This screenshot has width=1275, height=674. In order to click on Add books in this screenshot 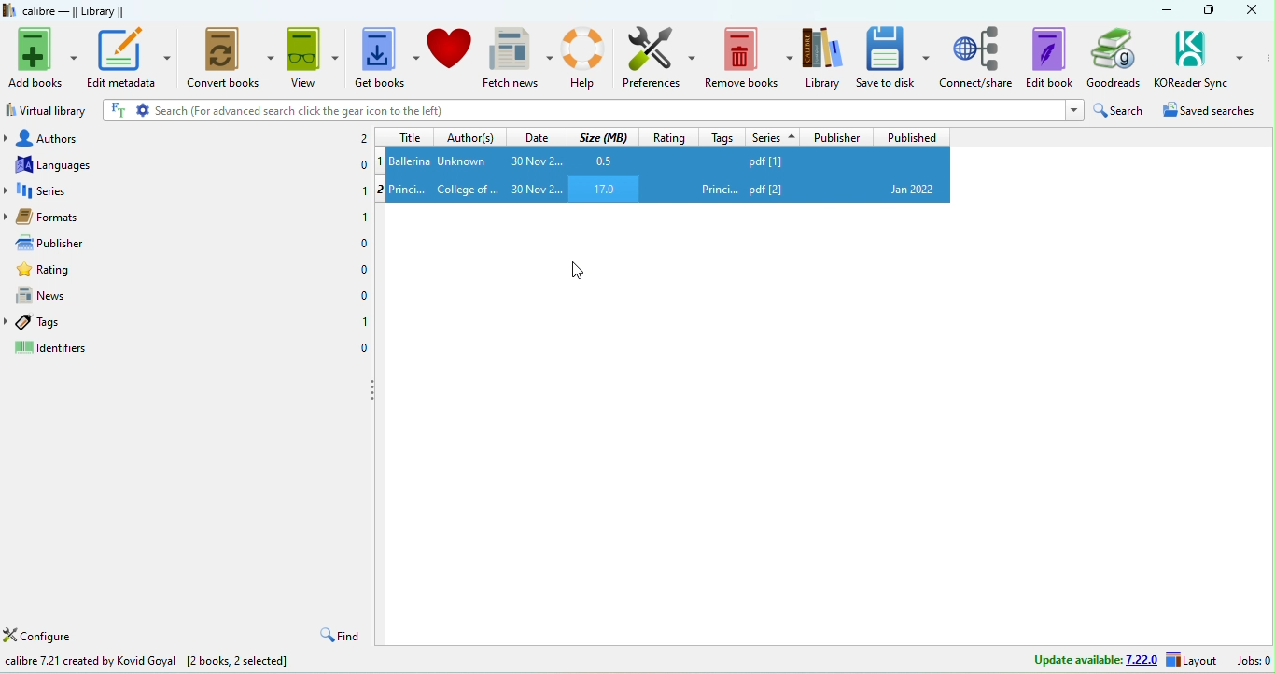, I will do `click(40, 57)`.